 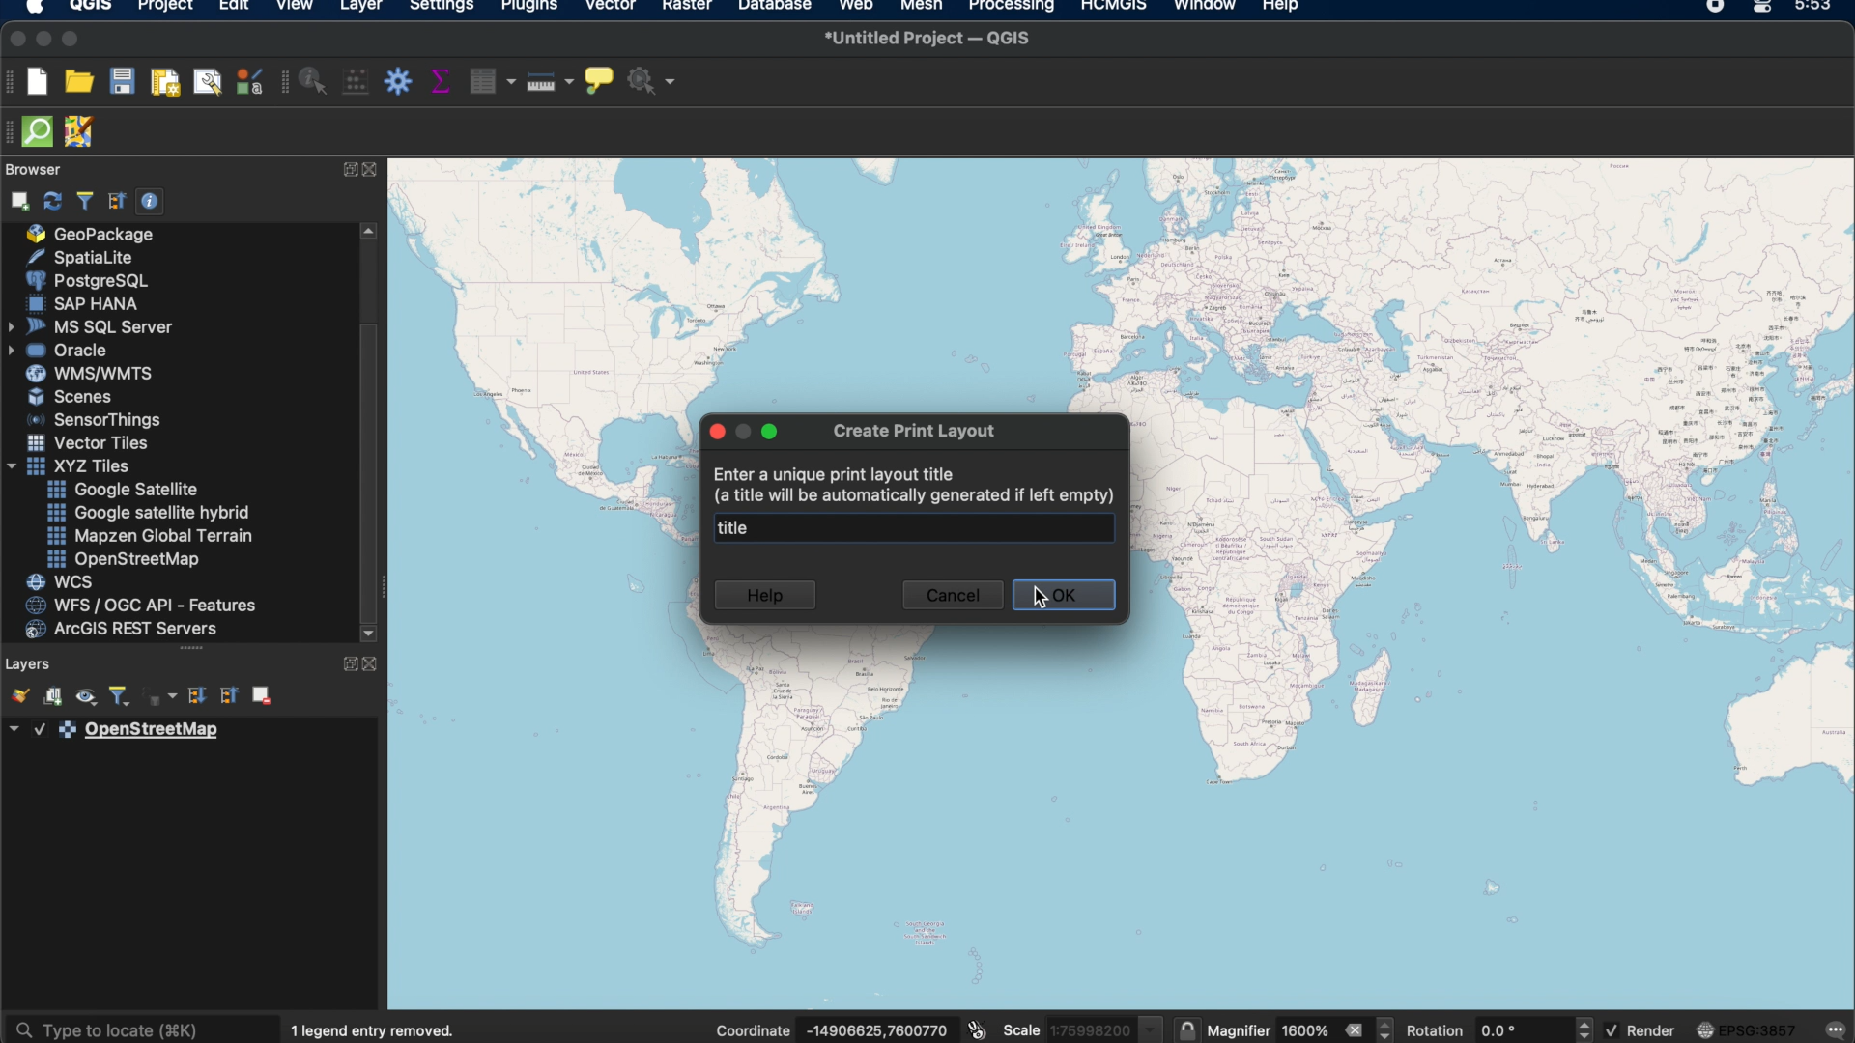 I want to click on JOSM remote, so click(x=82, y=131).